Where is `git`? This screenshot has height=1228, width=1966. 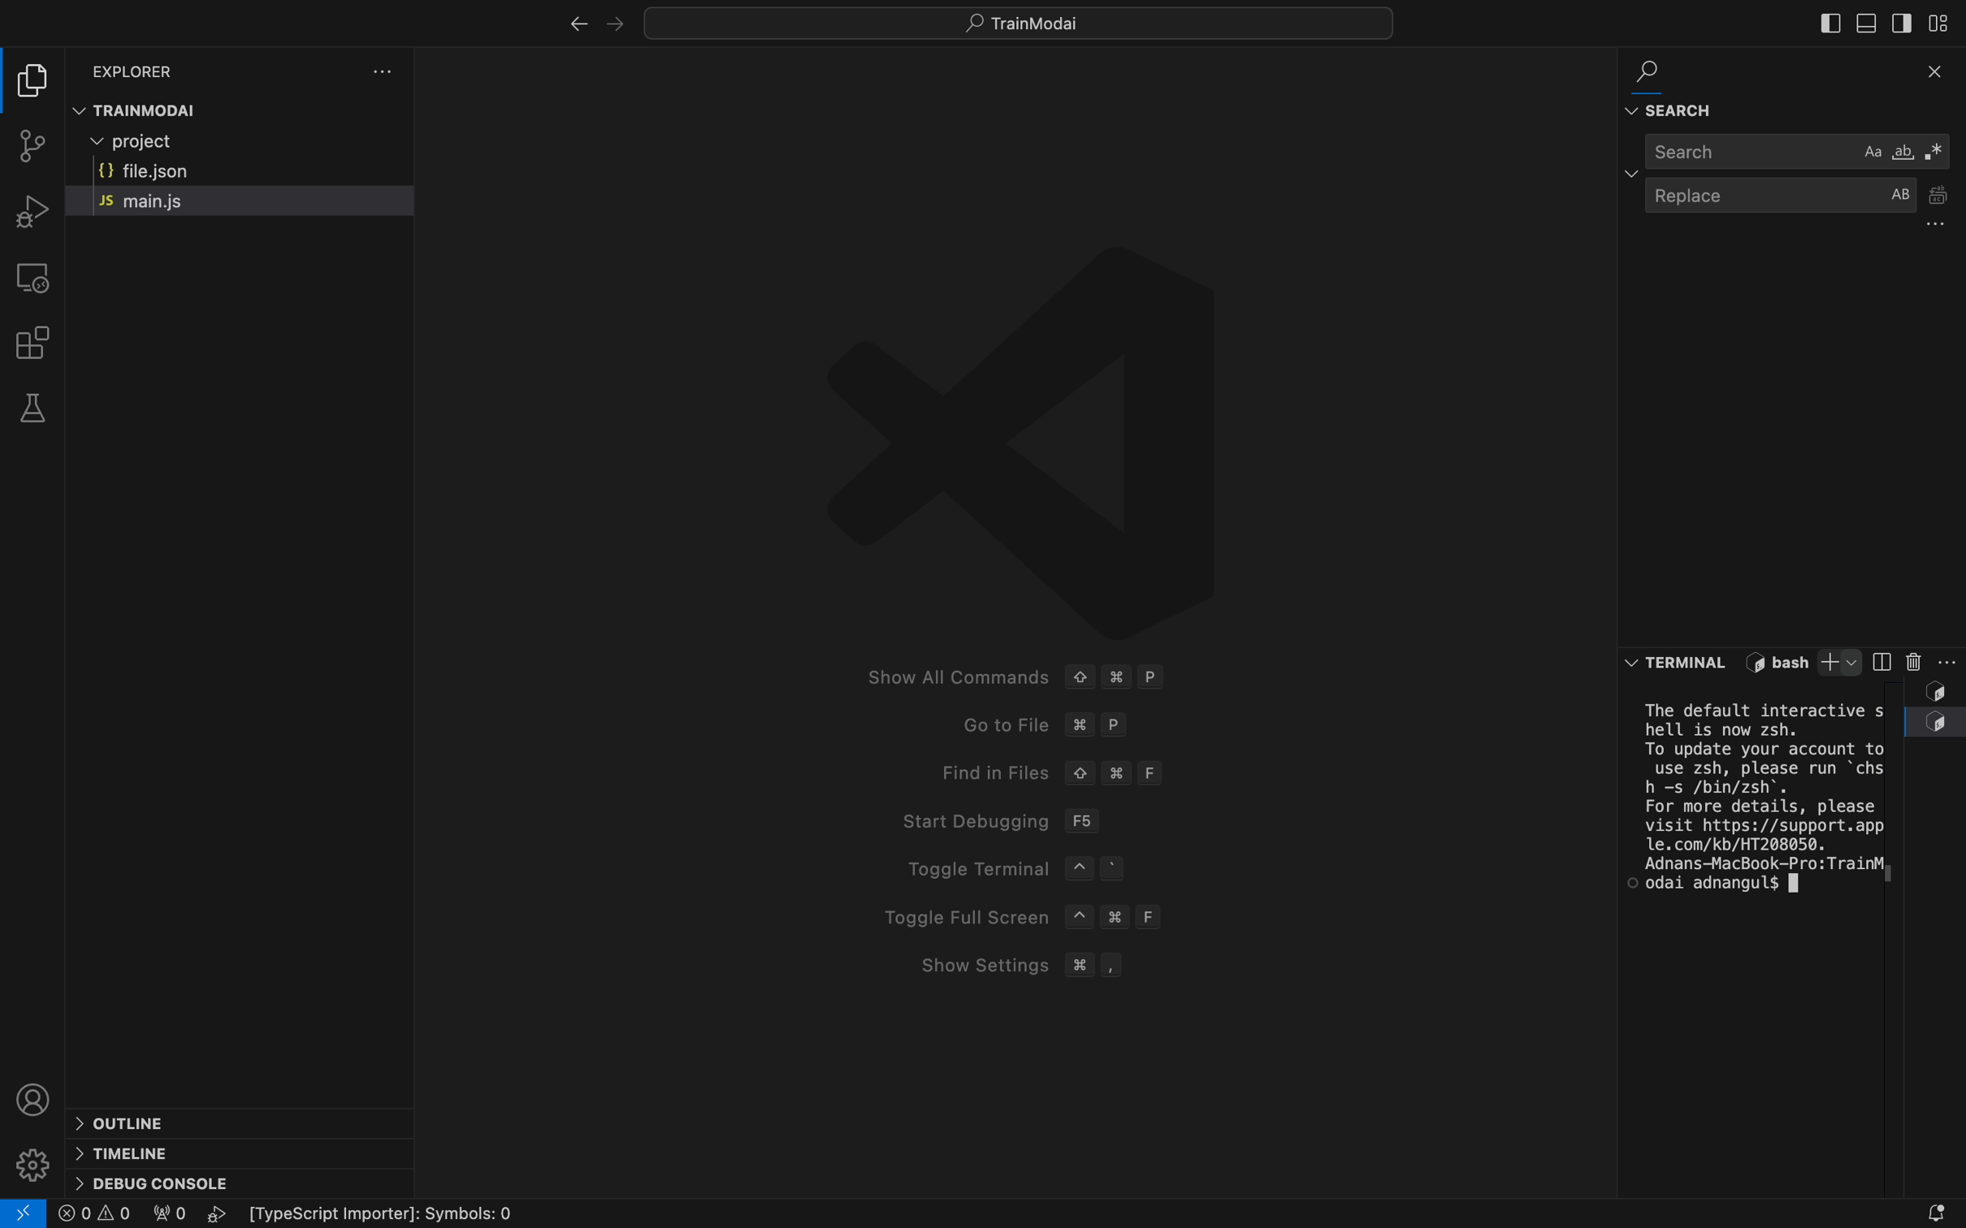 git is located at coordinates (36, 149).